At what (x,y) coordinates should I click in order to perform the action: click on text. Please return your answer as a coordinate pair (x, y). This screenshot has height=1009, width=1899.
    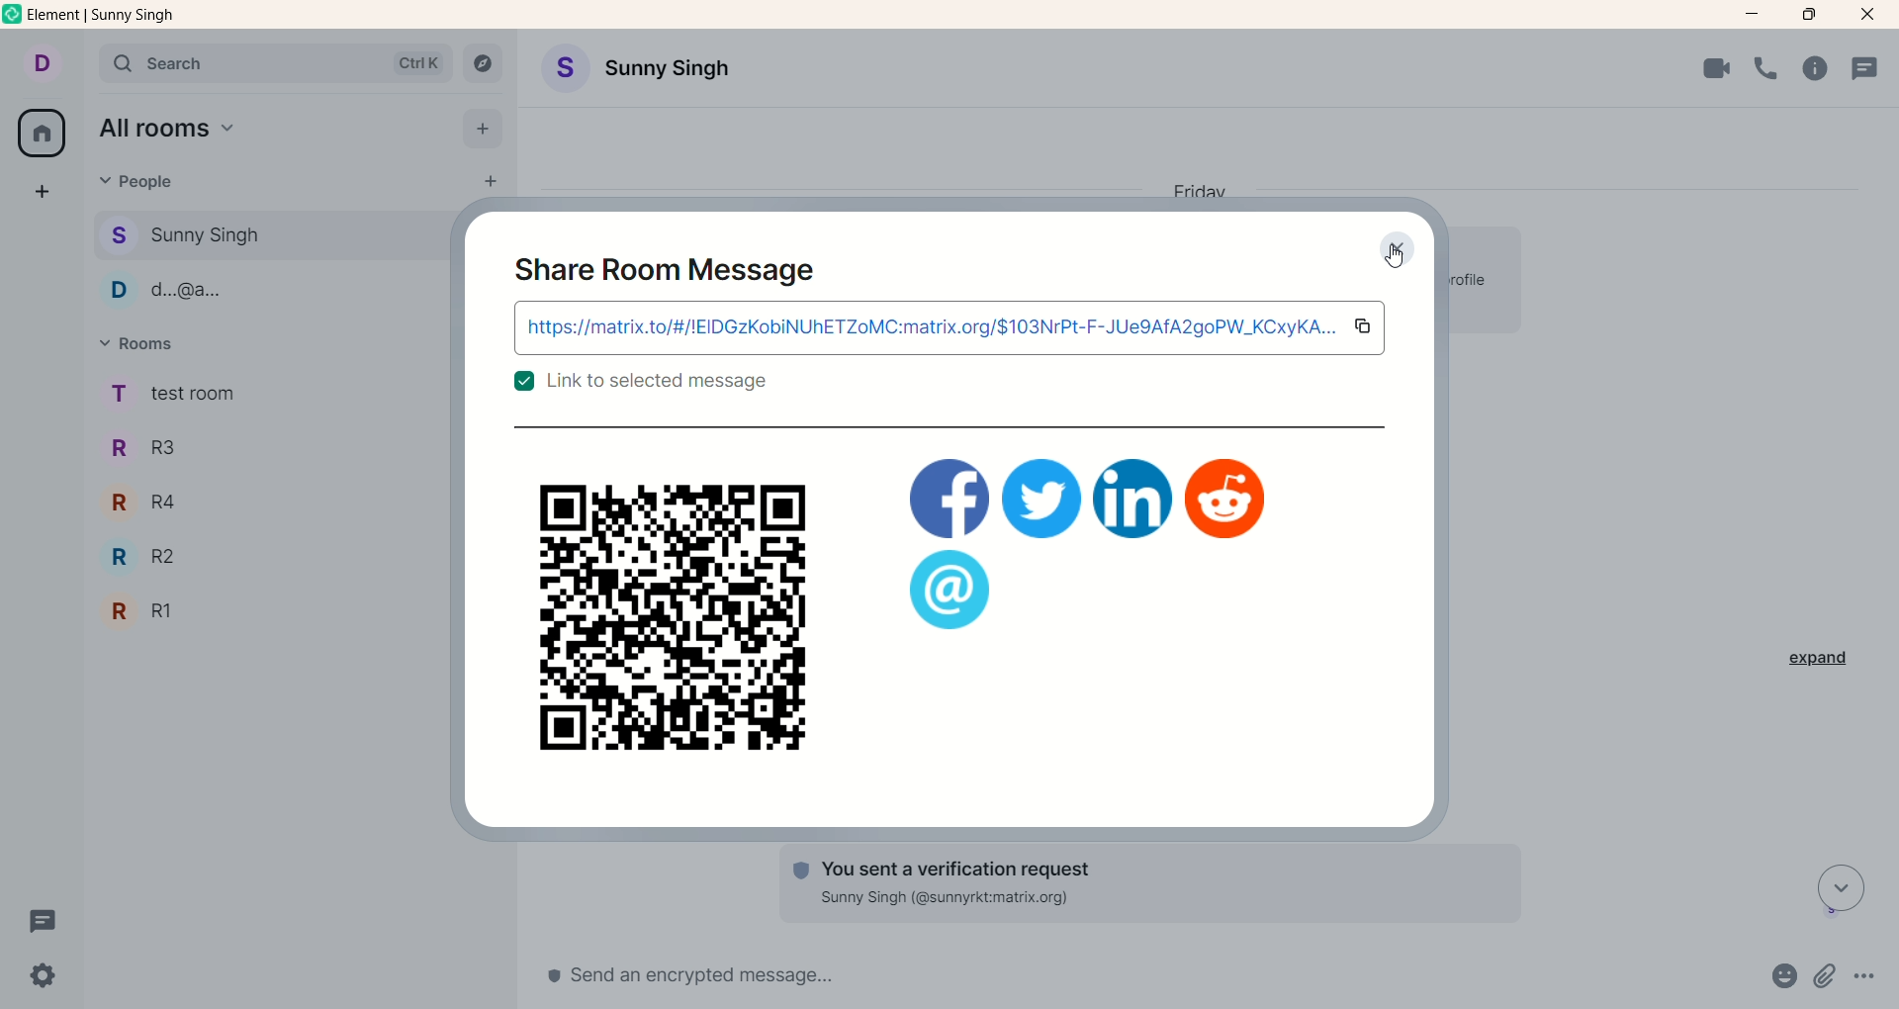
    Looking at the image, I should click on (1136, 882).